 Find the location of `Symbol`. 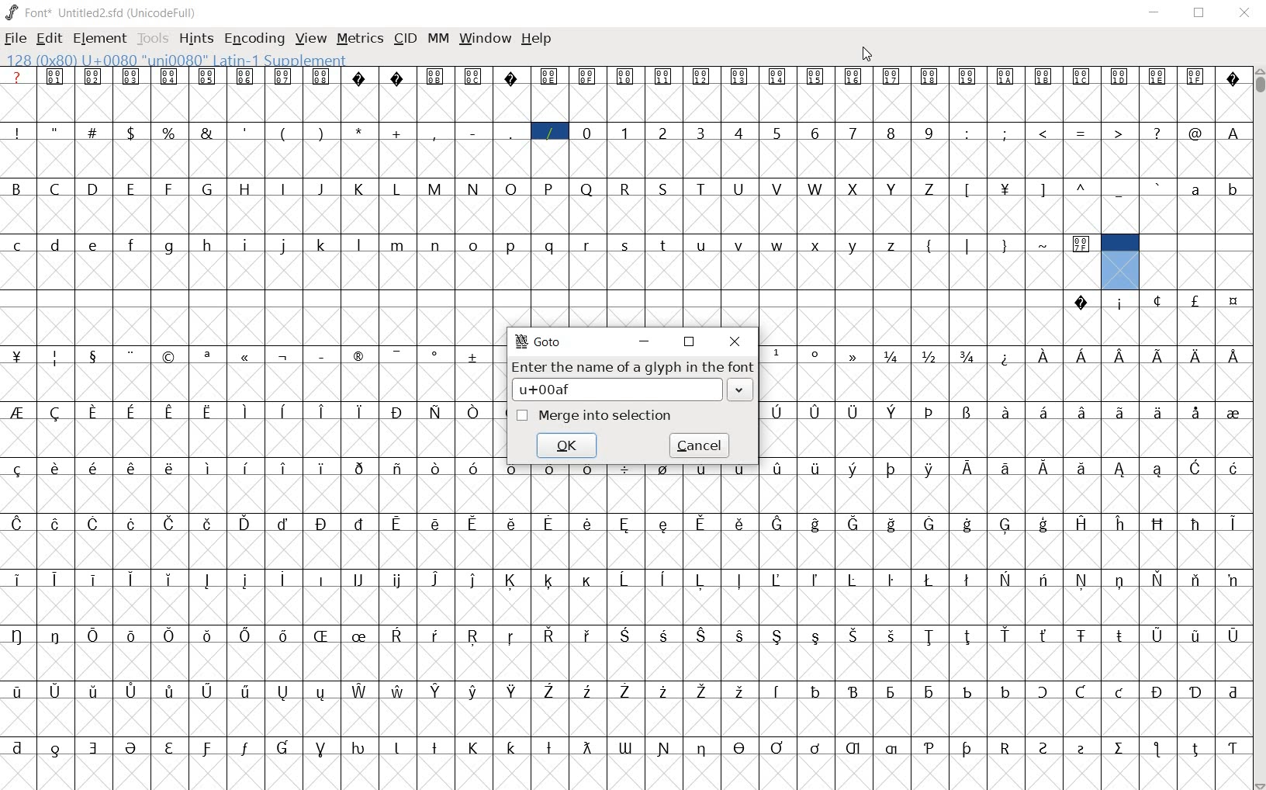

Symbol is located at coordinates (930, 744).